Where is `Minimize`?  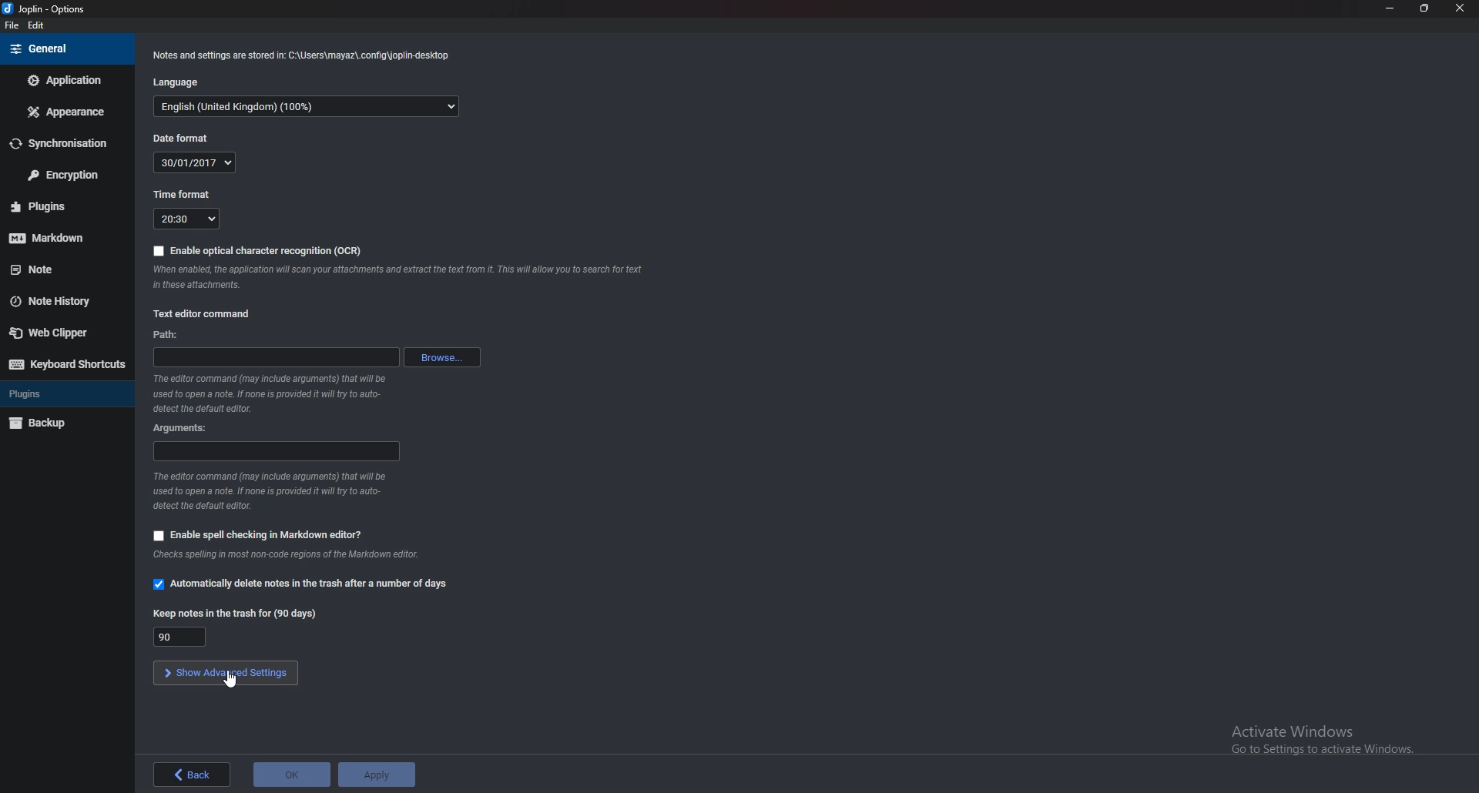 Minimize is located at coordinates (1390, 8).